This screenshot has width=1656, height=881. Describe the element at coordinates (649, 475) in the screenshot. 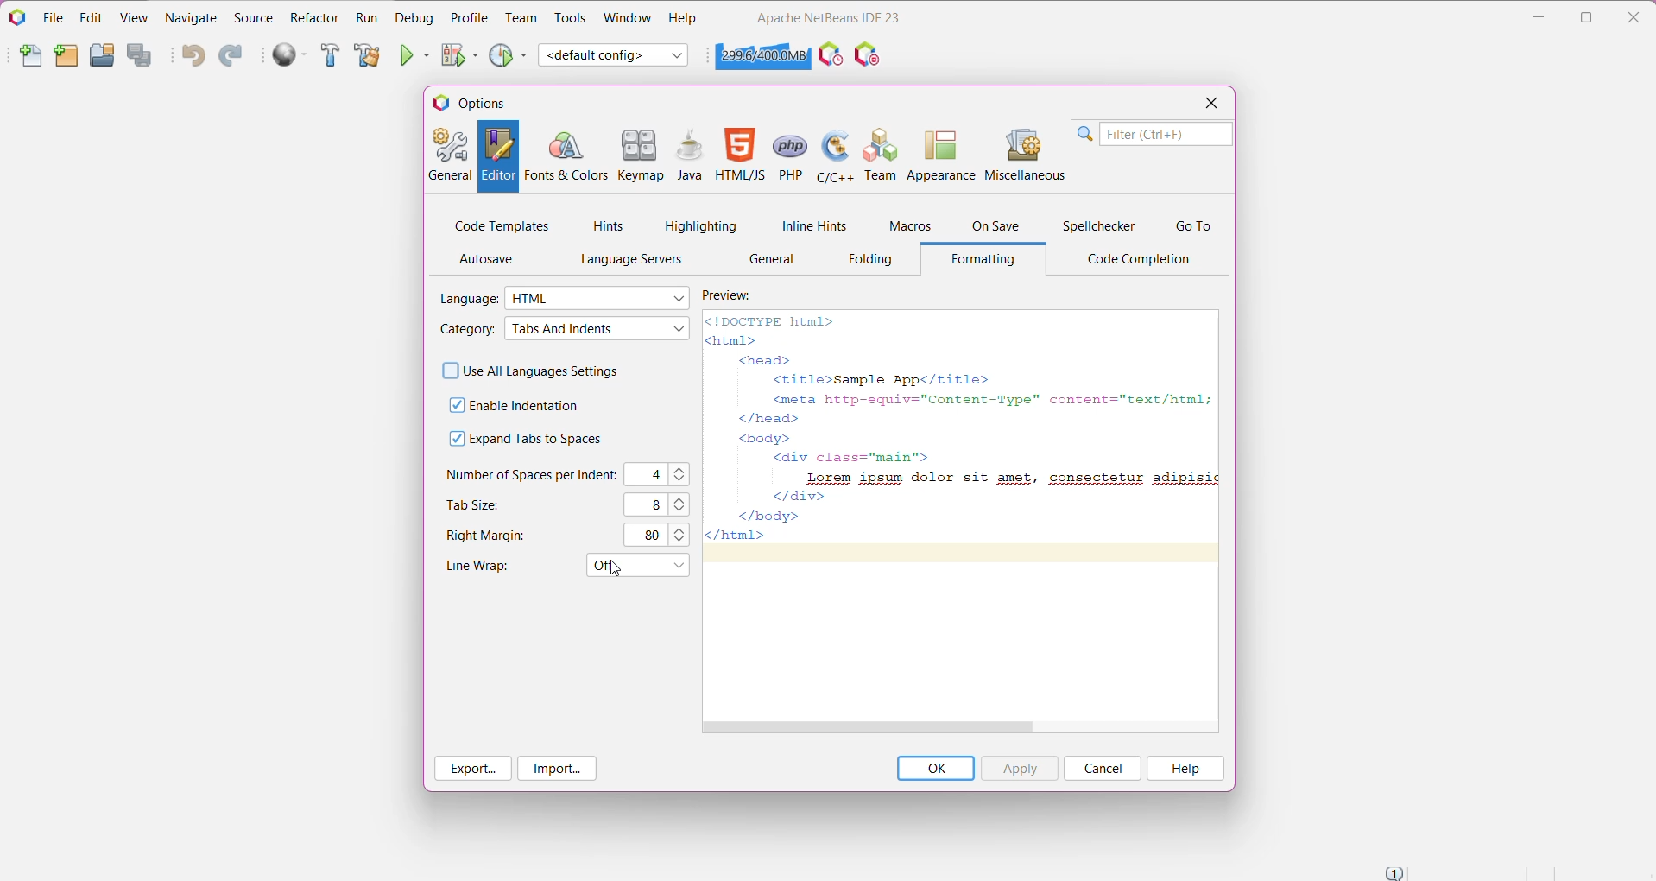

I see `C4` at that location.